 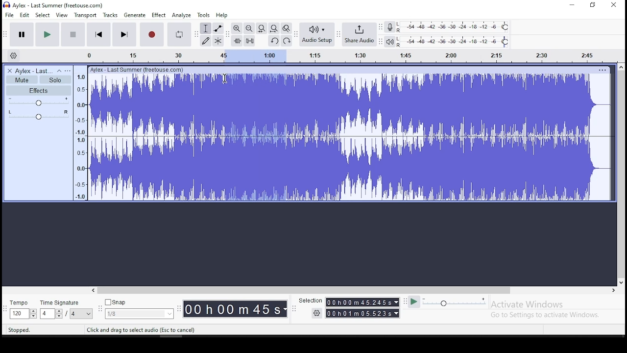 What do you see at coordinates (274, 28) in the screenshot?
I see `fit project to width` at bounding box center [274, 28].